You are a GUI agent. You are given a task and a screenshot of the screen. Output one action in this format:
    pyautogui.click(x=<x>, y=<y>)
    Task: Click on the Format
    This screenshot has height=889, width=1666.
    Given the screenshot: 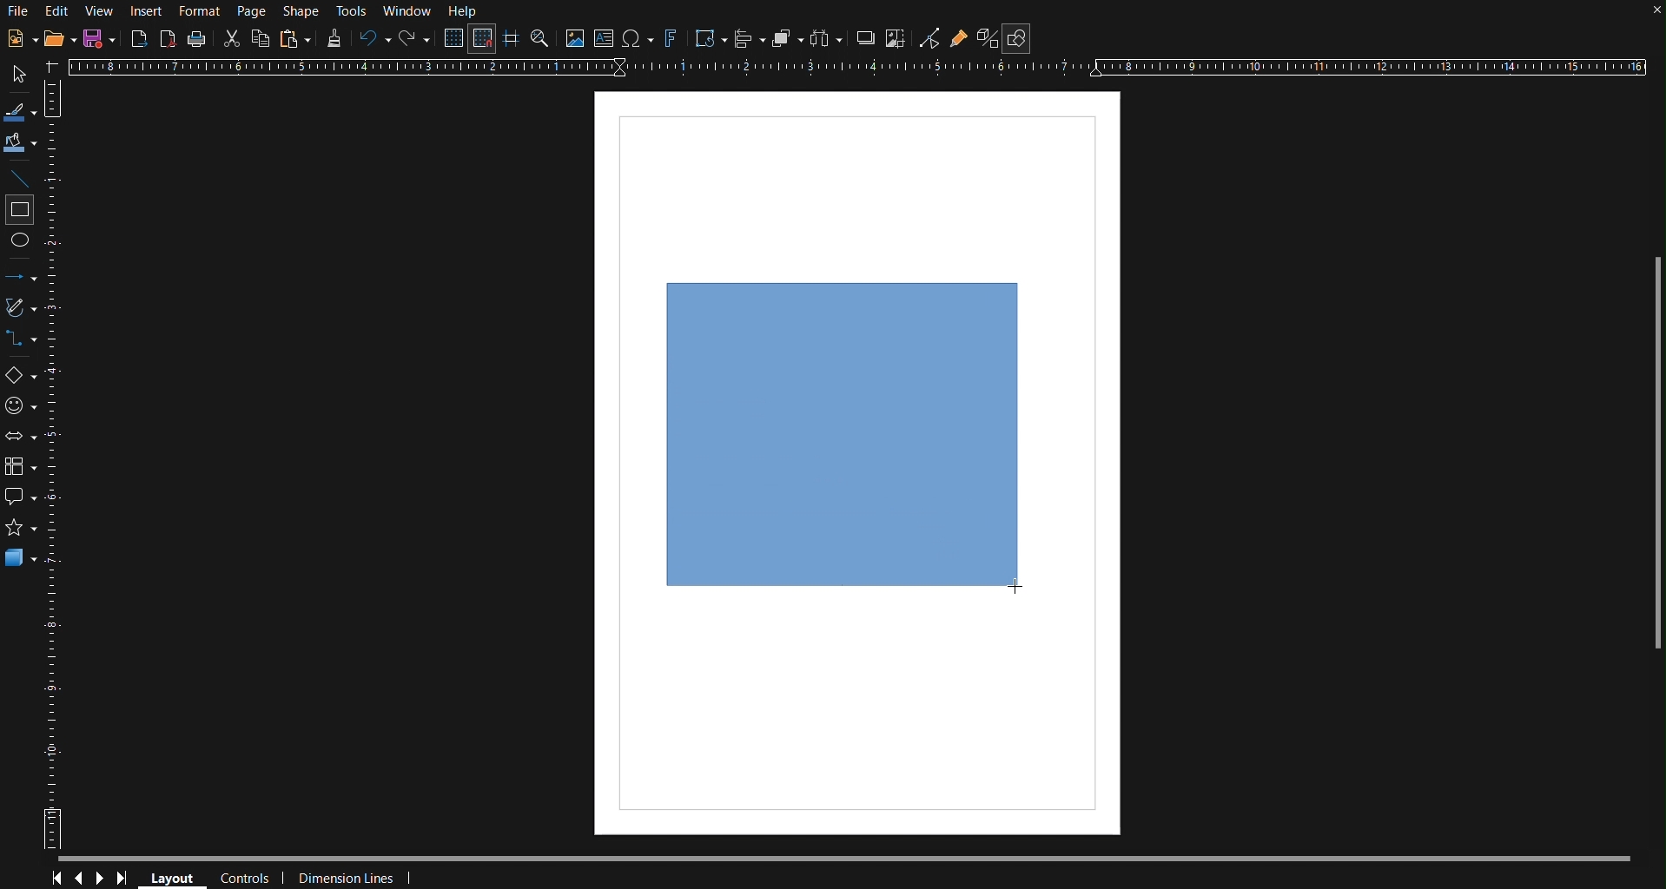 What is the action you would take?
    pyautogui.click(x=198, y=12)
    